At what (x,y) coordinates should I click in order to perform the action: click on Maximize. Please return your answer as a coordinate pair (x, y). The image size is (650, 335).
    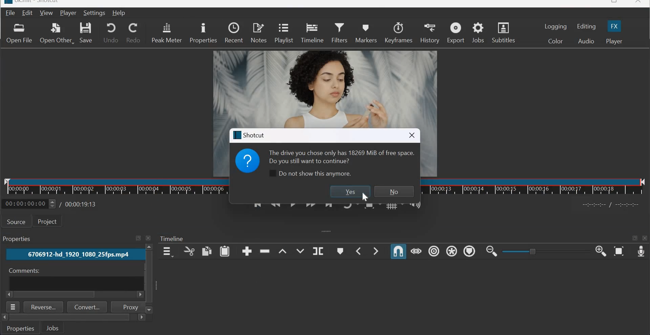
    Looking at the image, I should click on (138, 238).